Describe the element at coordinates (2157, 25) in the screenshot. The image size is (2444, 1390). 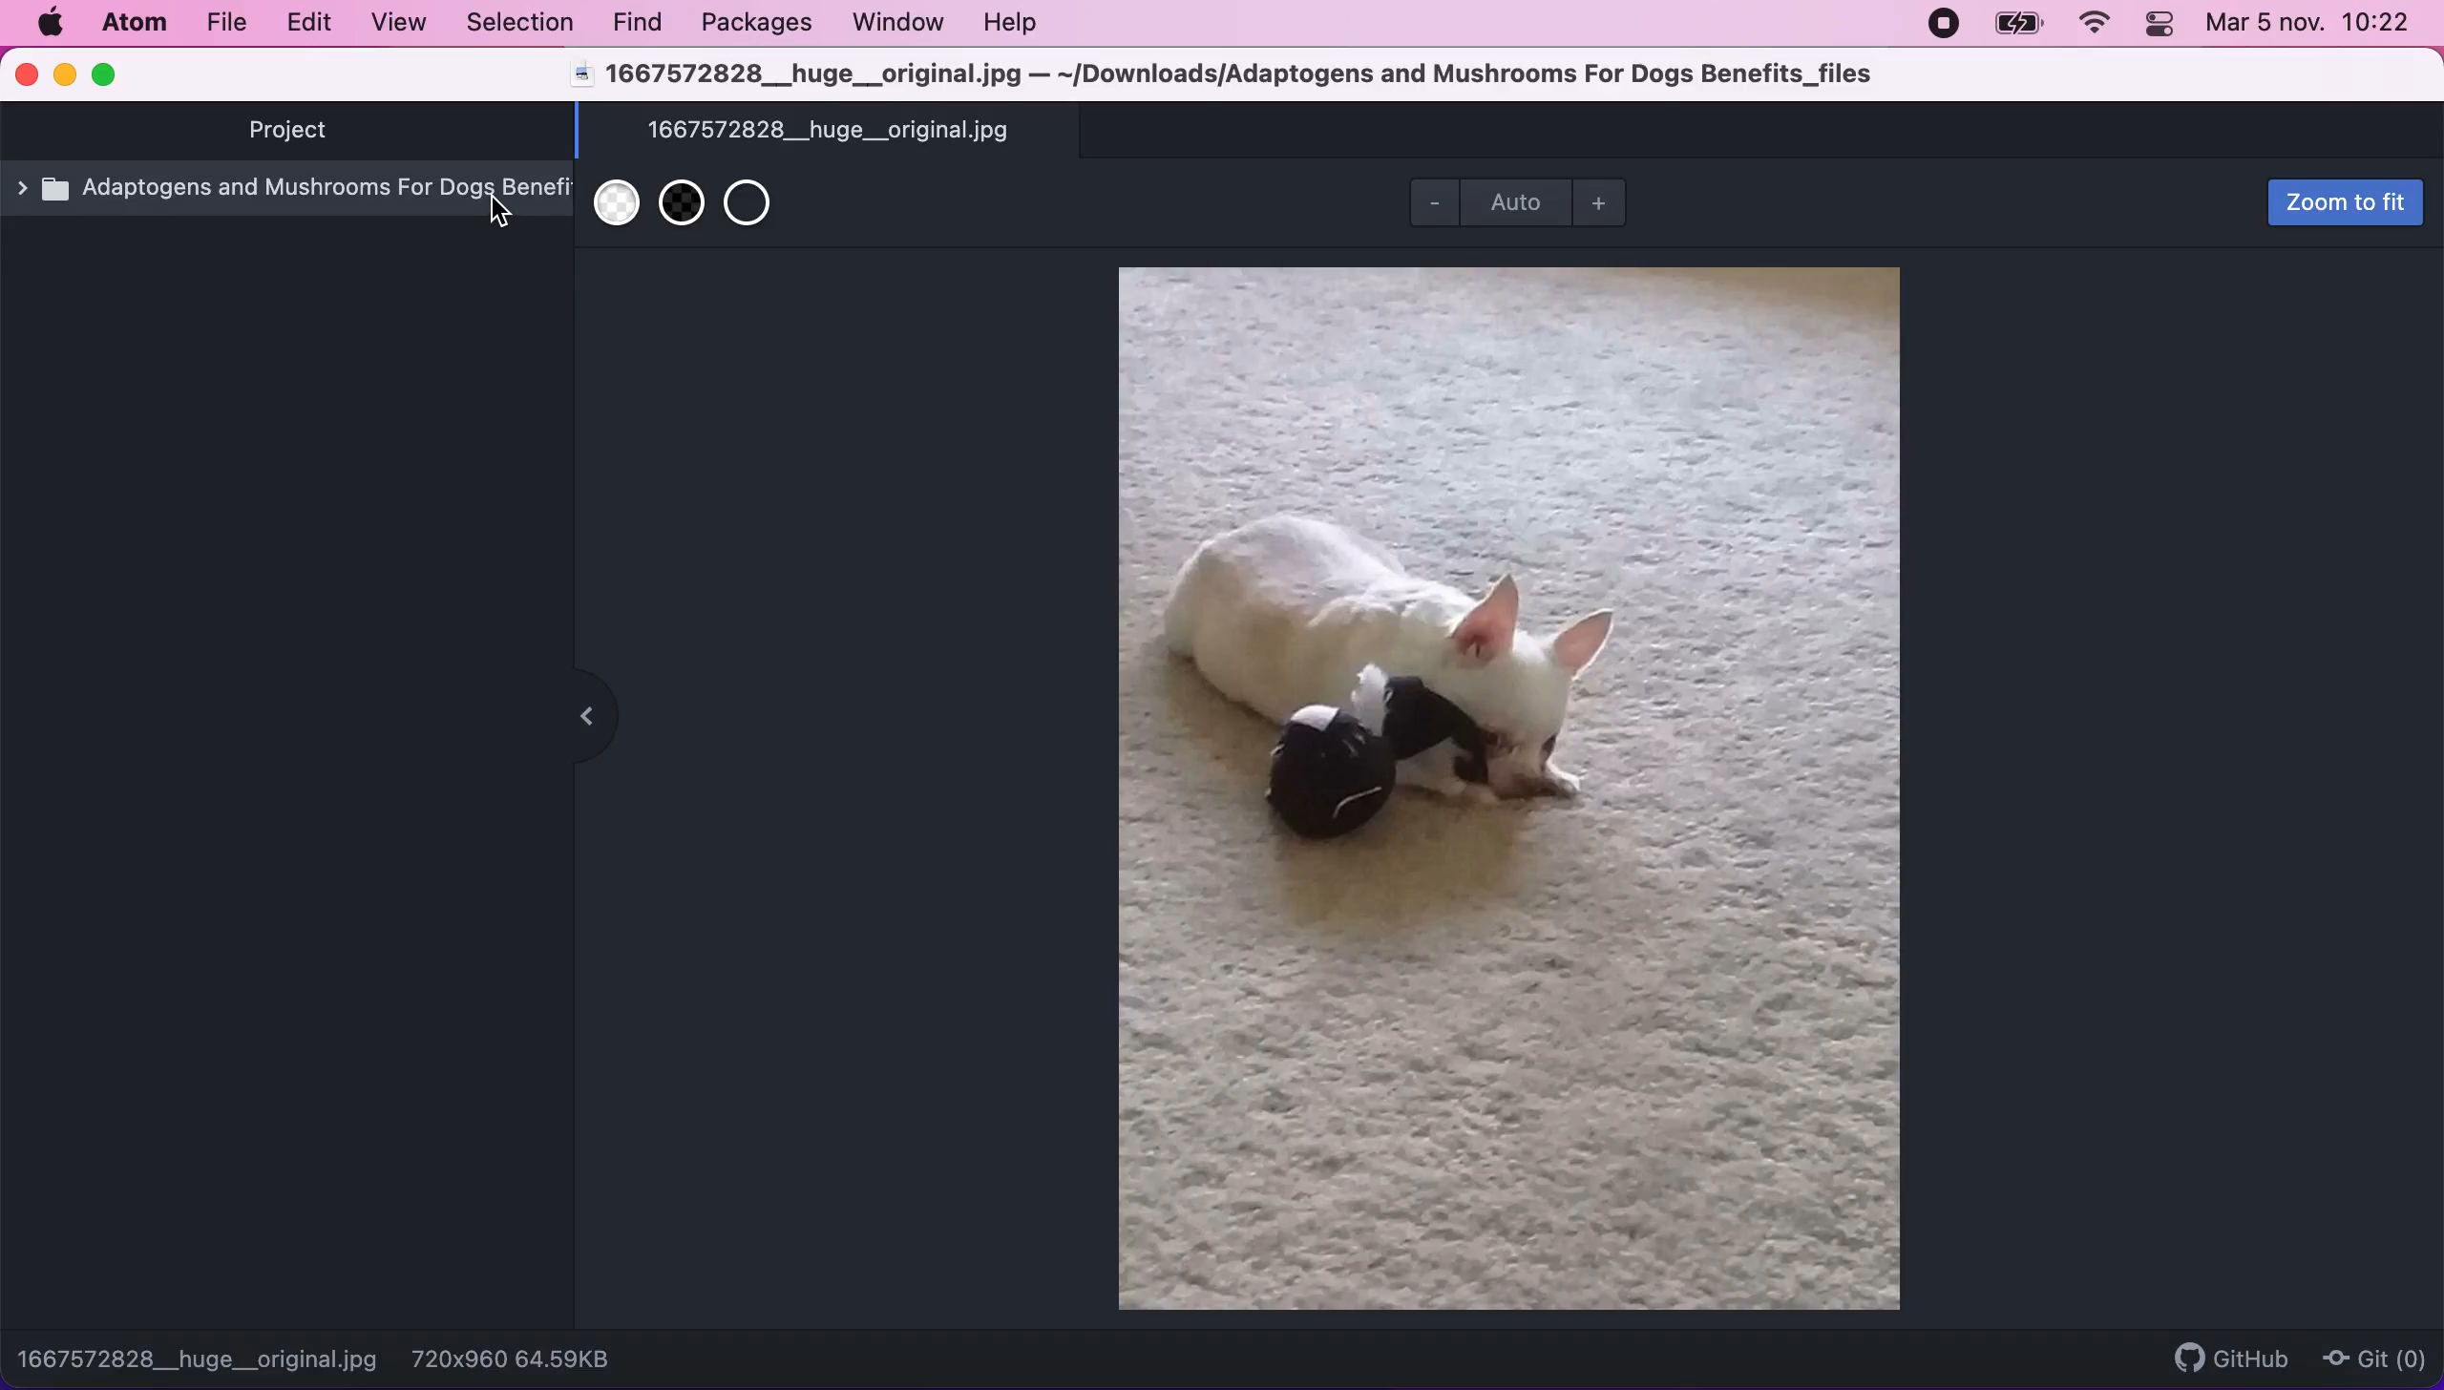
I see `panel control` at that location.